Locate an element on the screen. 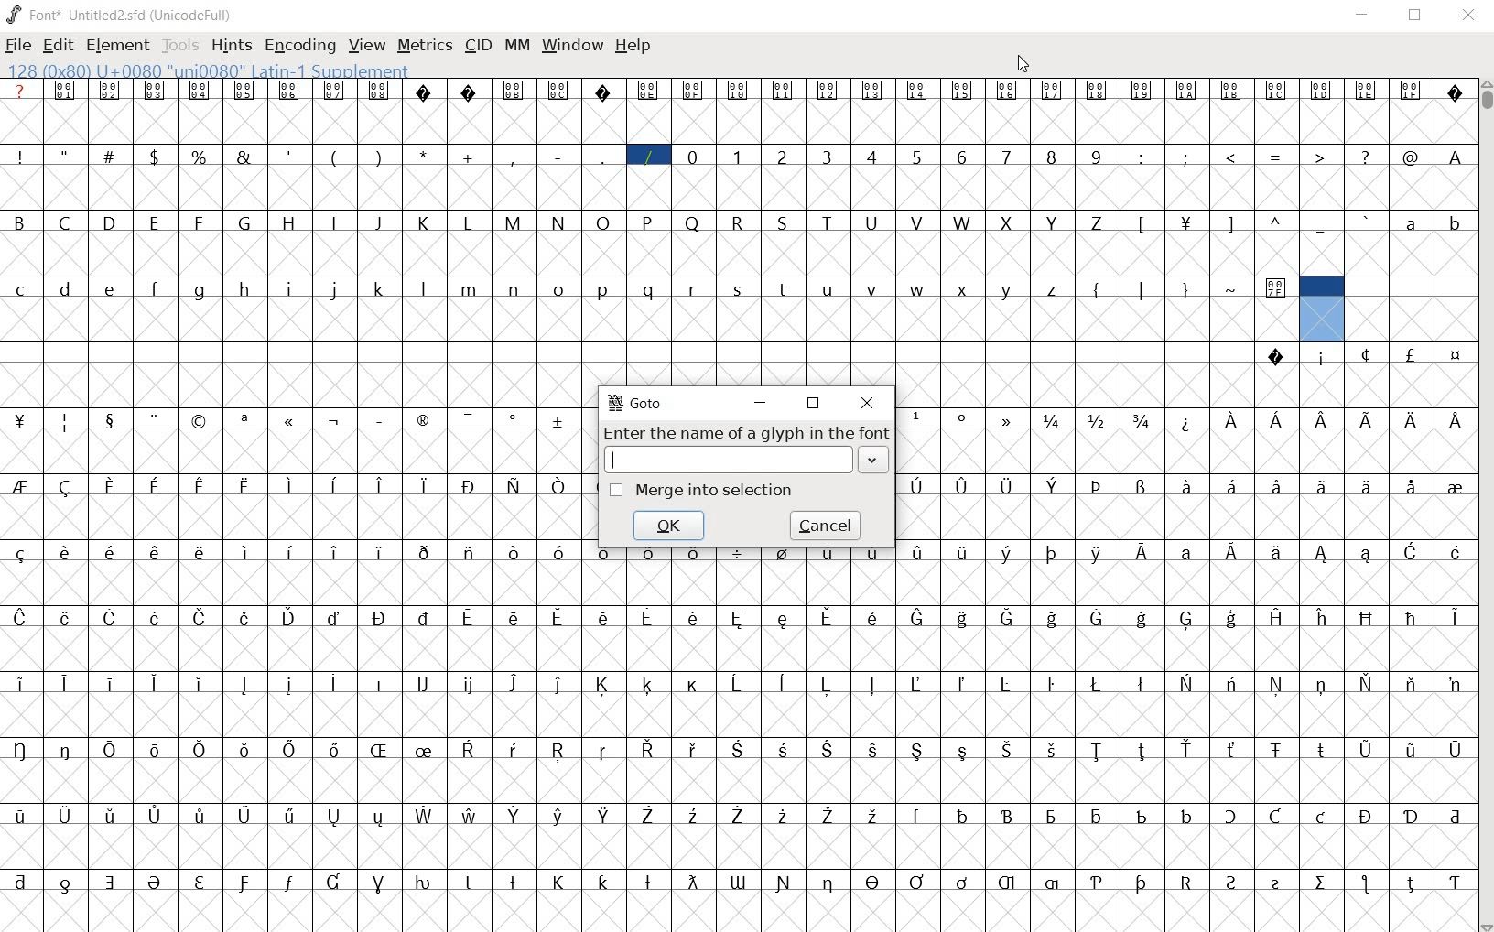 This screenshot has height=932, width=1494. Symbol is located at coordinates (875, 616).